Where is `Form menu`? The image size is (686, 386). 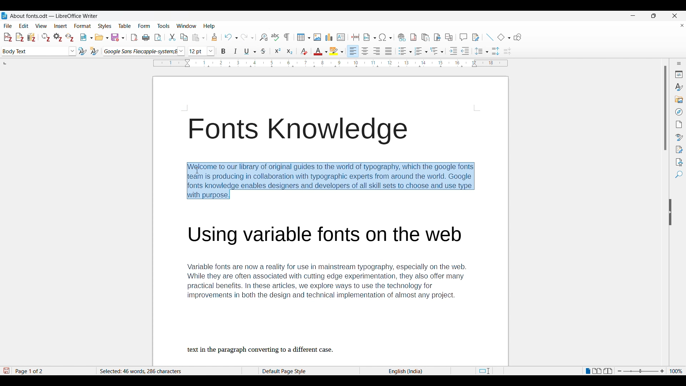 Form menu is located at coordinates (144, 26).